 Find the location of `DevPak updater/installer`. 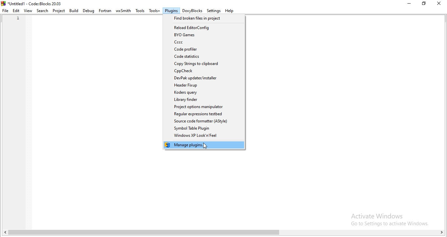

DevPak updater/installer is located at coordinates (204, 78).